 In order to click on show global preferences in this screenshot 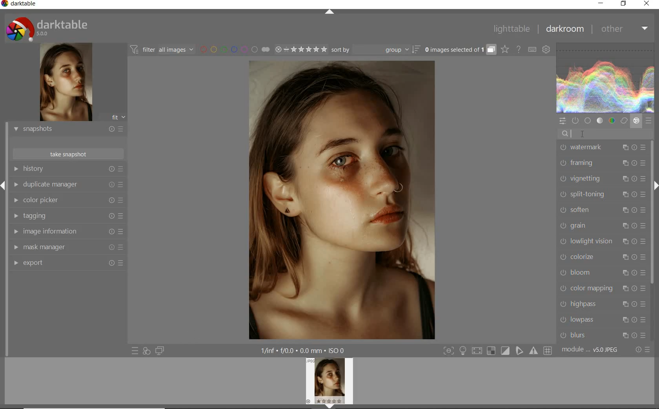, I will do `click(547, 50)`.